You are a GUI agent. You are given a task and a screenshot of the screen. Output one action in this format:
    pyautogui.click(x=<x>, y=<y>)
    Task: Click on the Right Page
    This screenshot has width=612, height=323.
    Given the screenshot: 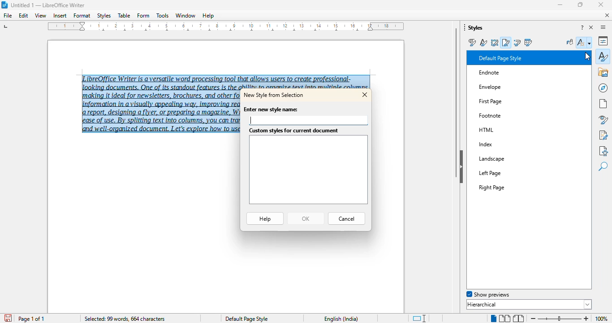 What is the action you would take?
    pyautogui.click(x=505, y=185)
    